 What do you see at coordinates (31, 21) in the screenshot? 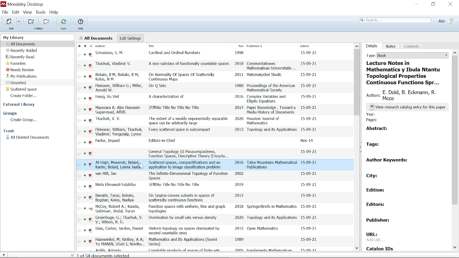
I see `Add folder` at bounding box center [31, 21].